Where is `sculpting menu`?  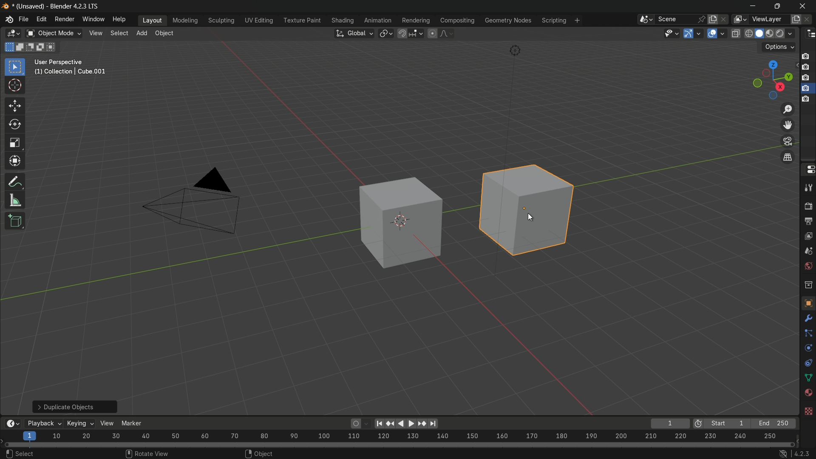 sculpting menu is located at coordinates (219, 20).